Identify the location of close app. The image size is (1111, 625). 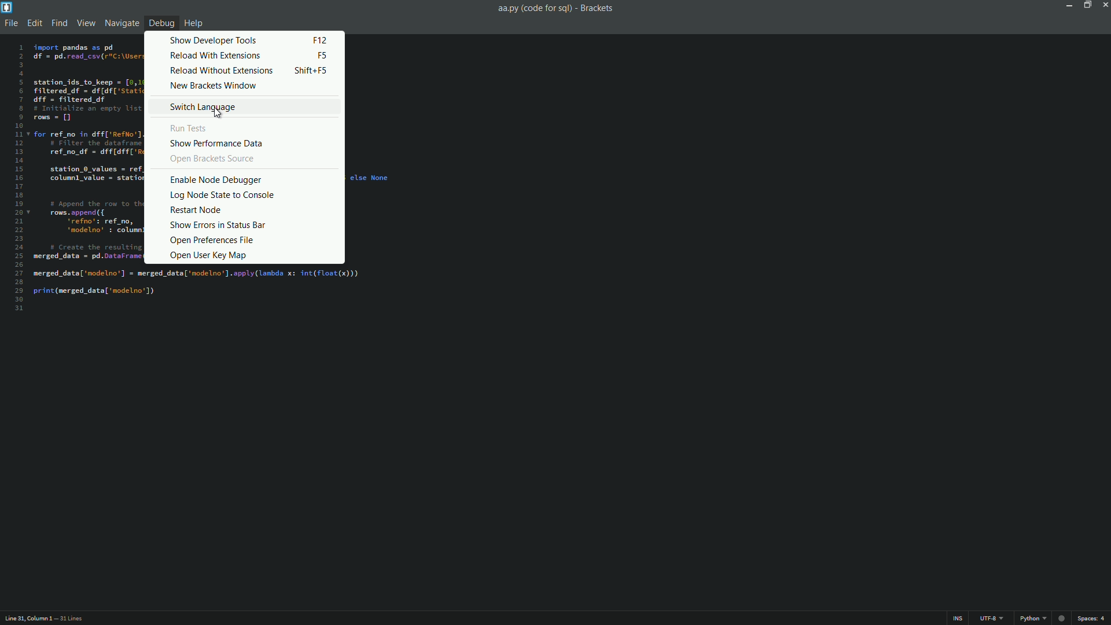
(1104, 5).